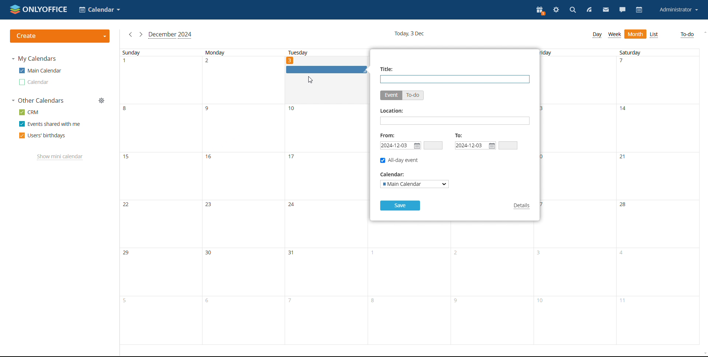 The width and height of the screenshot is (708, 357). Describe the element at coordinates (170, 35) in the screenshot. I see `current month` at that location.